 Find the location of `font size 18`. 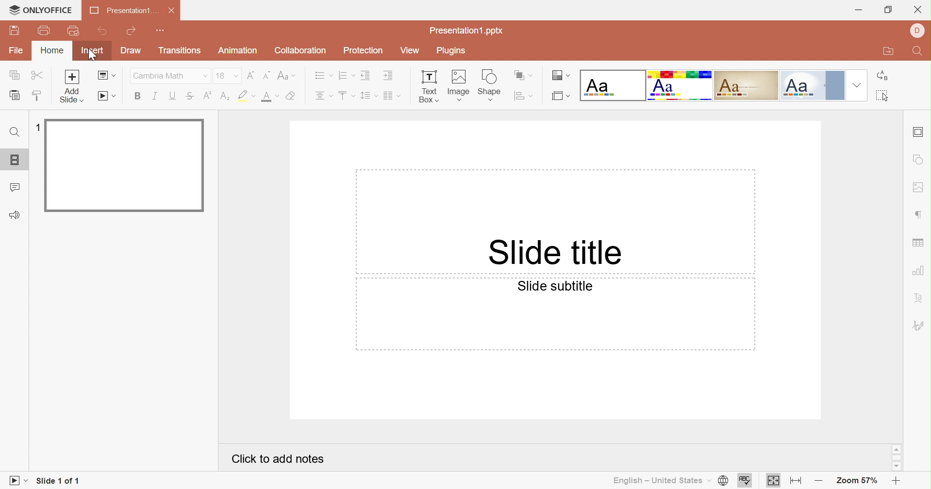

font size 18 is located at coordinates (221, 76).